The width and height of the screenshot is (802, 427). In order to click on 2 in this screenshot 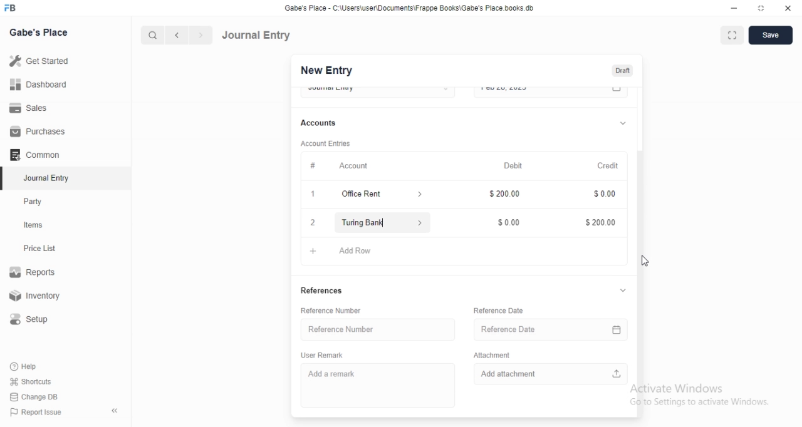, I will do `click(311, 223)`.